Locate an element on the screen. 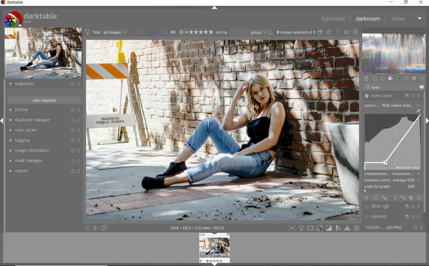  tone curve is located at coordinates (392, 95).